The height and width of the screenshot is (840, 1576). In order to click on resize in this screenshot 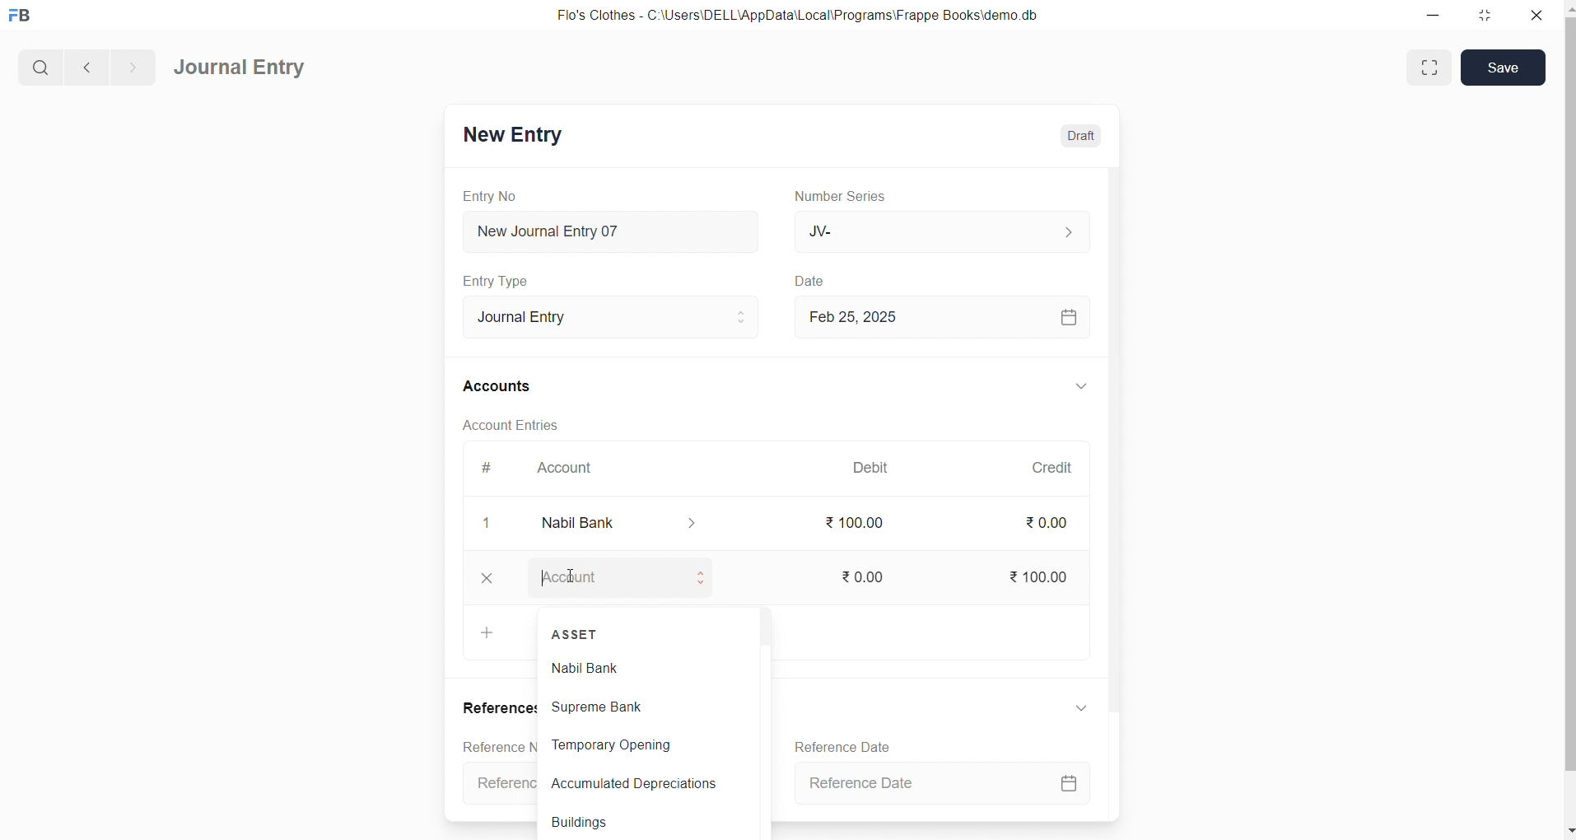, I will do `click(1490, 16)`.